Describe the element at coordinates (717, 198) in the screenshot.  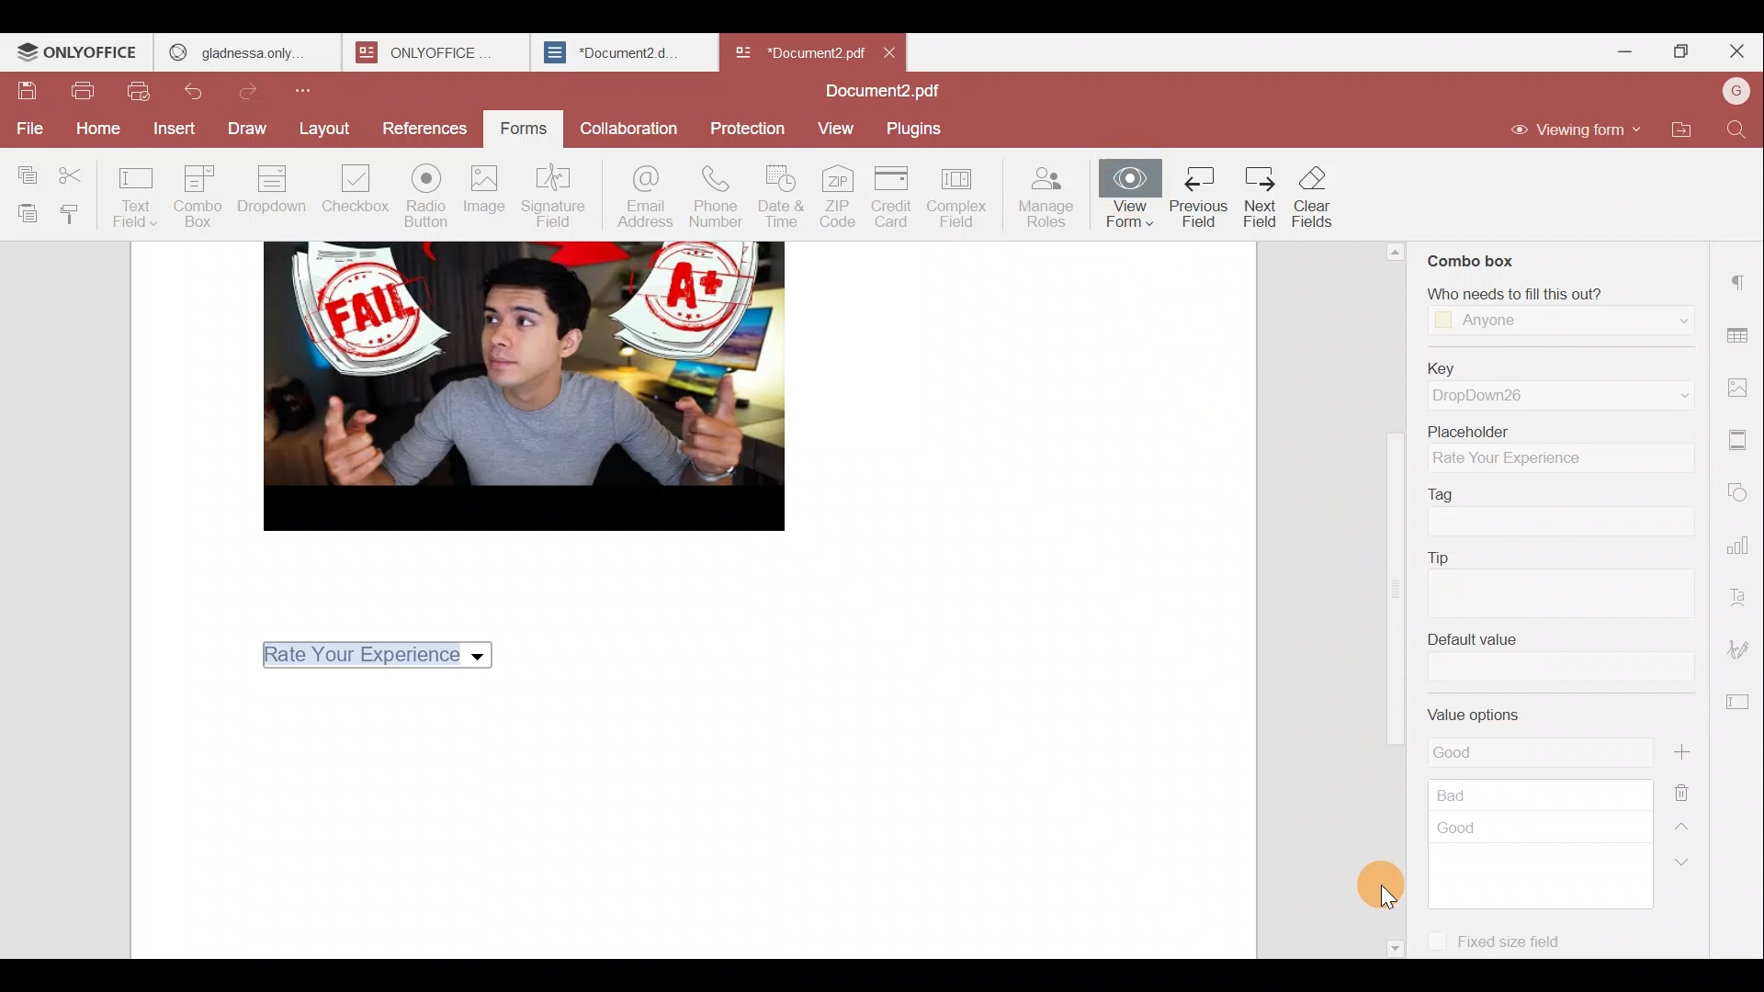
I see `Phone number` at that location.